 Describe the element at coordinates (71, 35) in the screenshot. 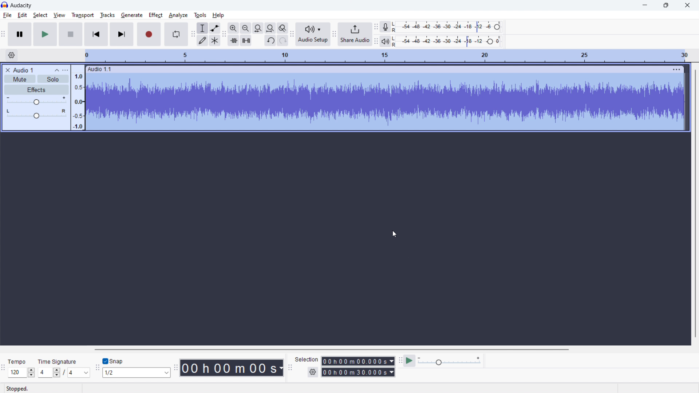

I see `stop` at that location.